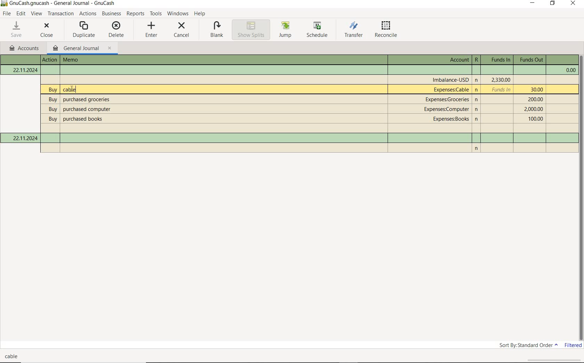  Describe the element at coordinates (200, 14) in the screenshot. I see `HELP` at that location.